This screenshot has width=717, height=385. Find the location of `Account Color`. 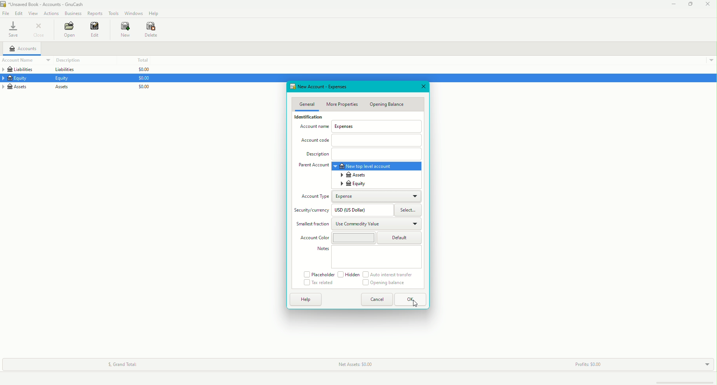

Account Color is located at coordinates (313, 238).